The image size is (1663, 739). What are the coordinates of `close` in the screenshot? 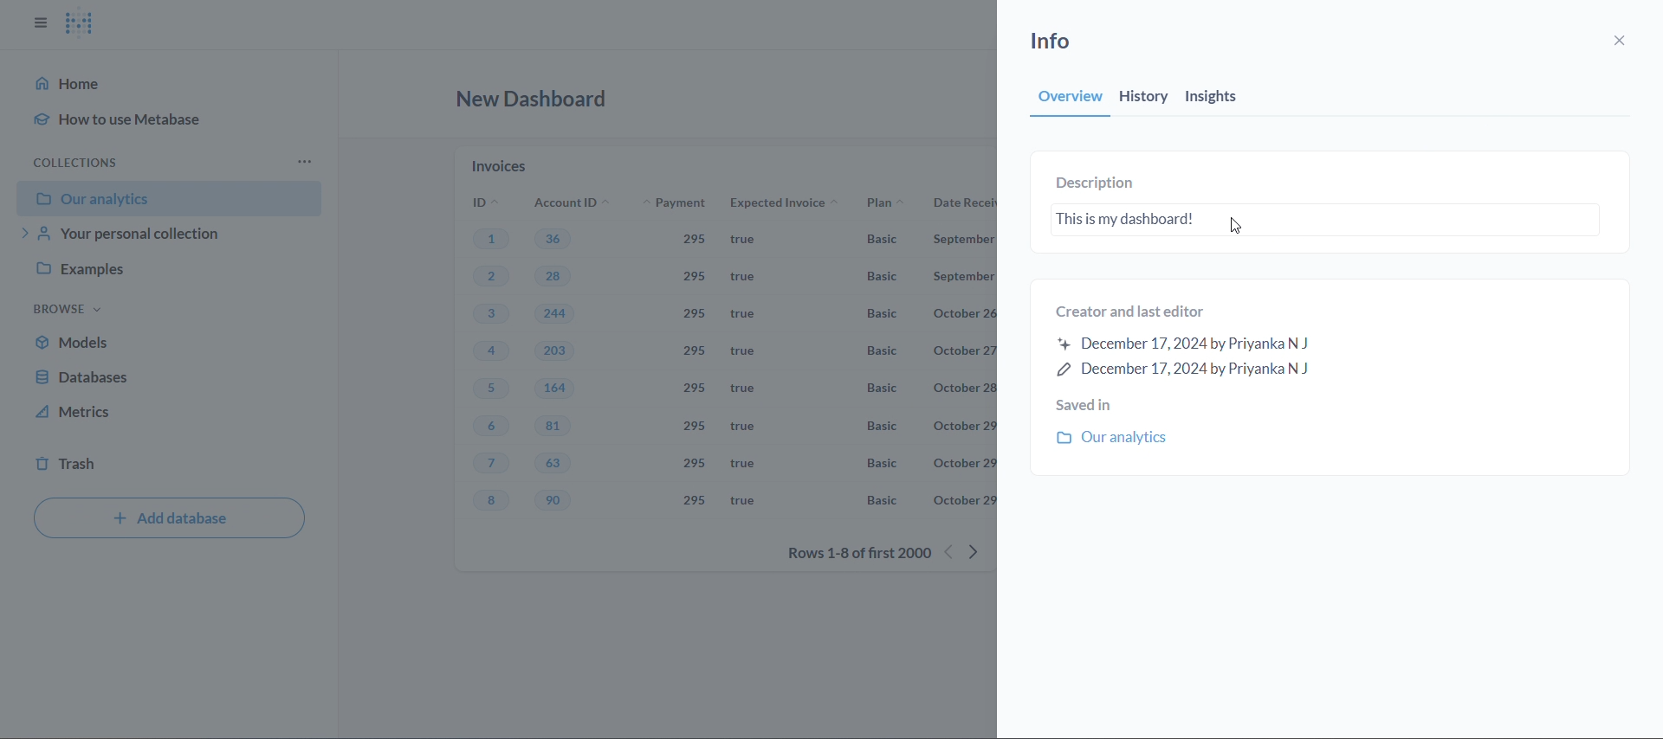 It's located at (1624, 38).